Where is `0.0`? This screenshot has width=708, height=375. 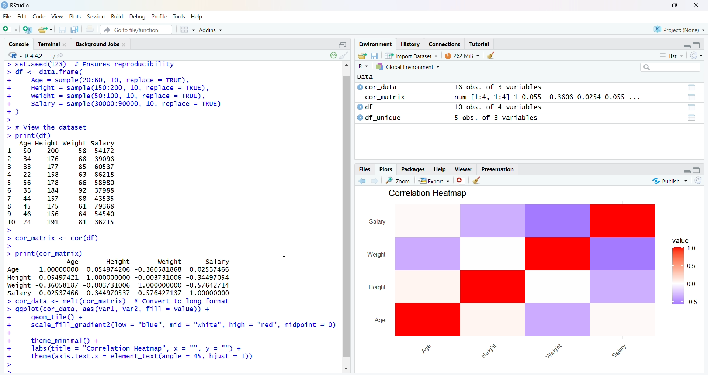
0.0 is located at coordinates (693, 284).